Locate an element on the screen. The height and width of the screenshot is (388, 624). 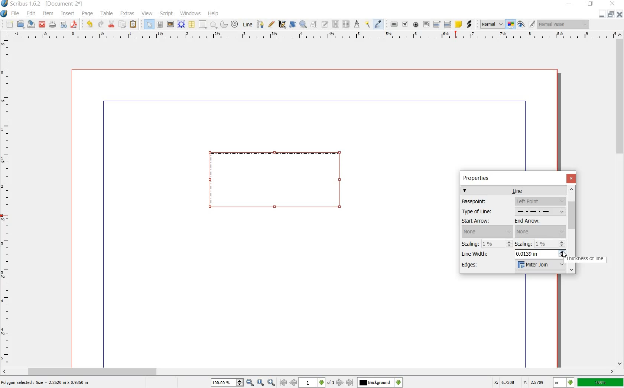
TABLE is located at coordinates (107, 14).